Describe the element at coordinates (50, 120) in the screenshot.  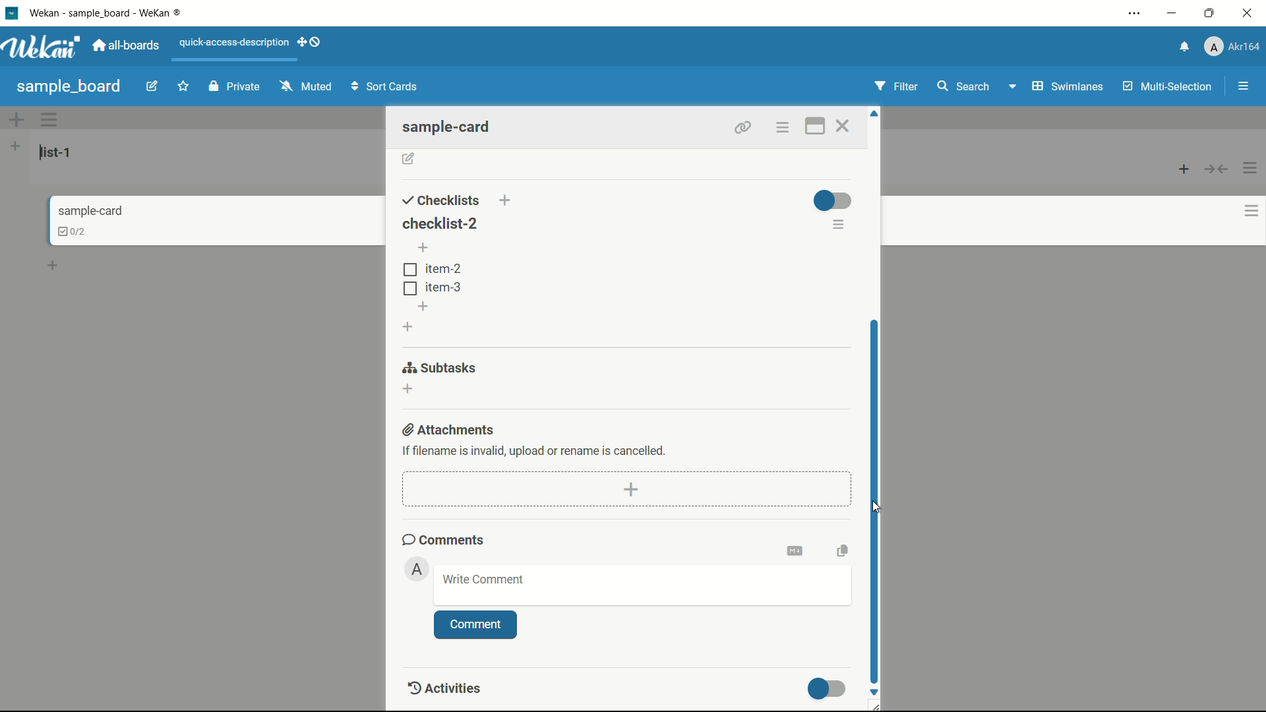
I see `swimlane actions` at that location.